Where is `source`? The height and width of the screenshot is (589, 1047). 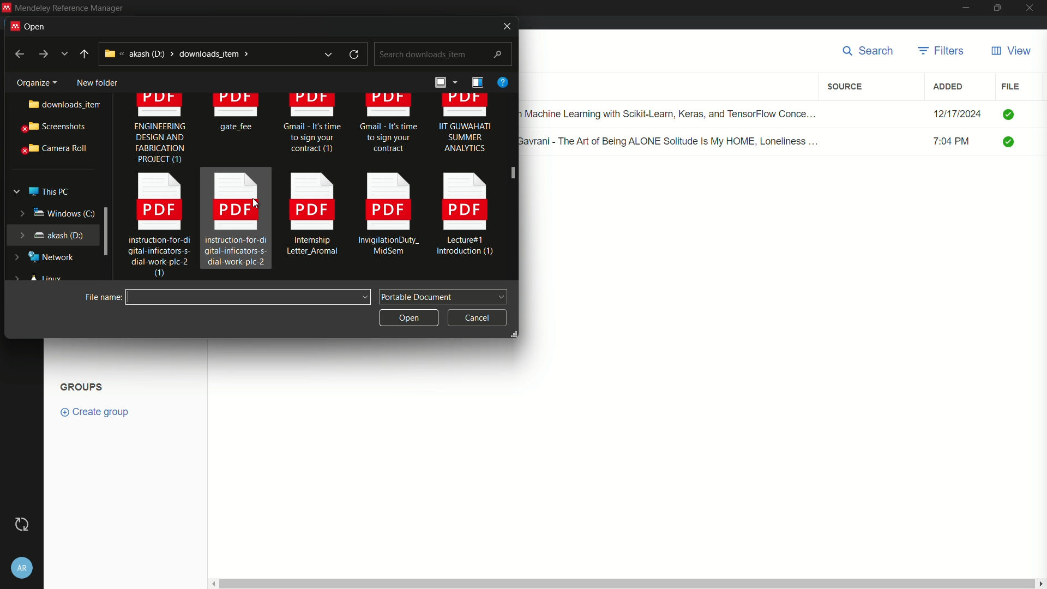
source is located at coordinates (847, 87).